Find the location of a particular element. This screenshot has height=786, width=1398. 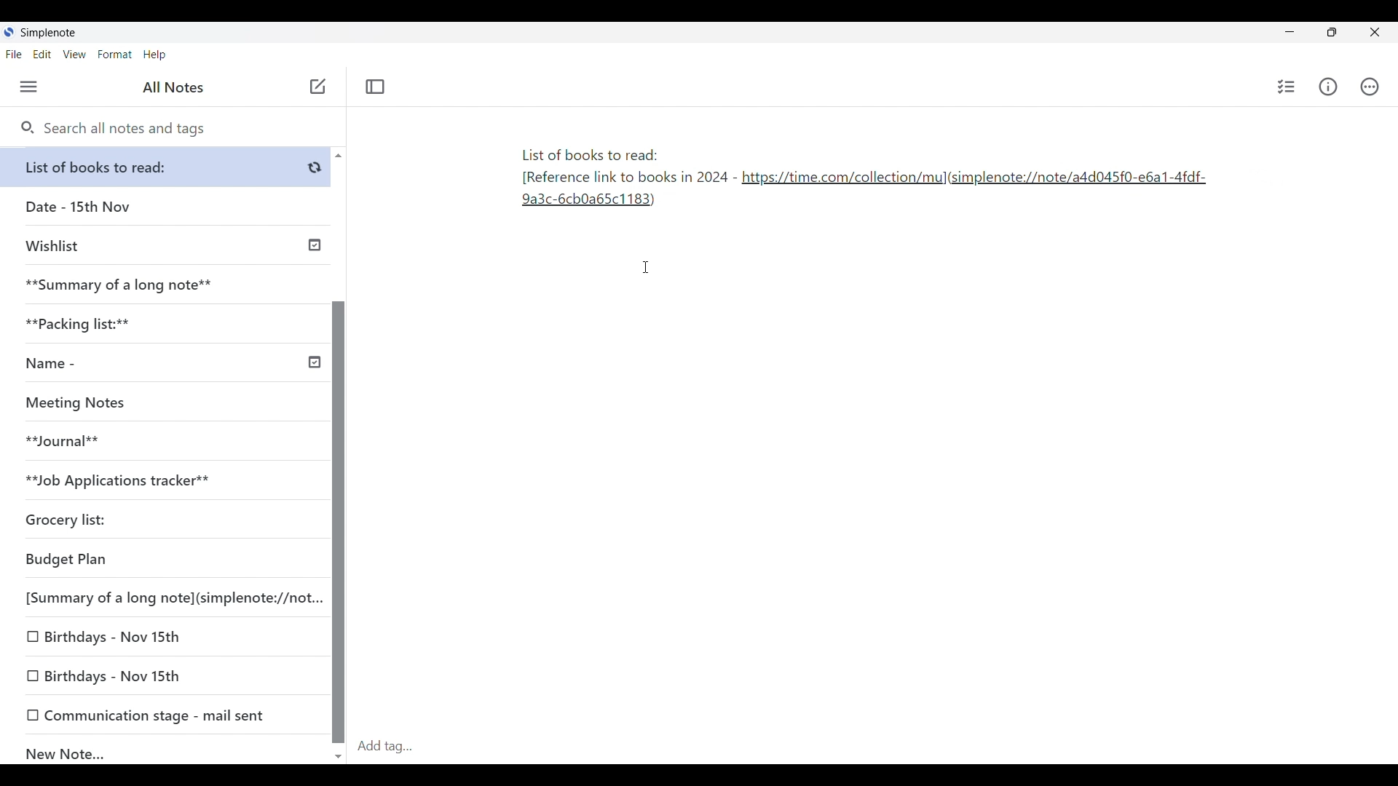

Info is located at coordinates (1328, 87).